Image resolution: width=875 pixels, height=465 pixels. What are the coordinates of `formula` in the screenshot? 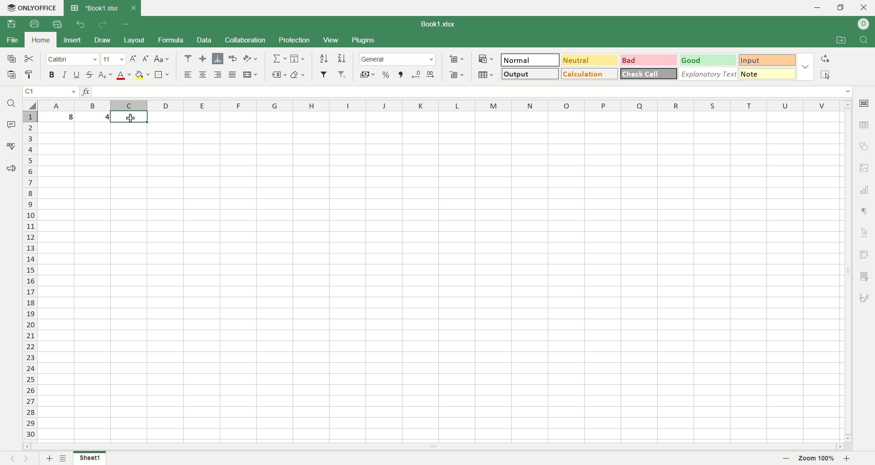 It's located at (171, 40).